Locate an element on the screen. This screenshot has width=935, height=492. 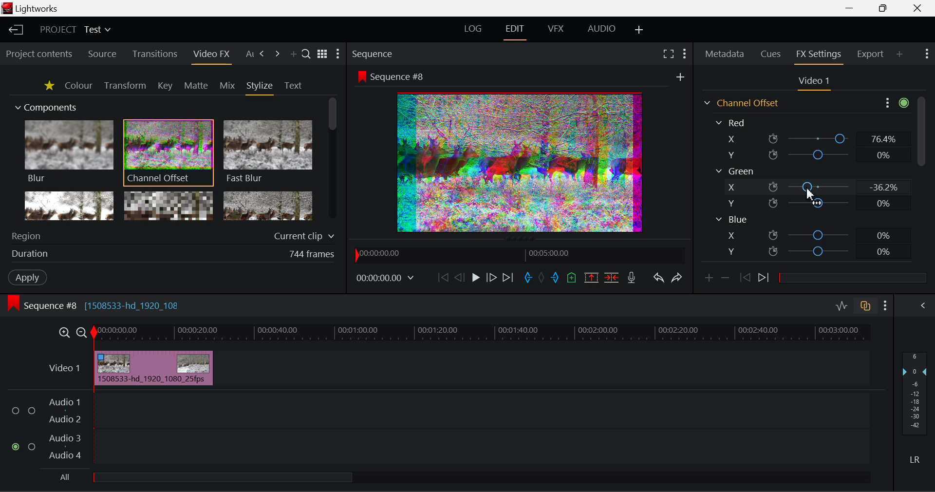
Mosaic is located at coordinates (168, 205).